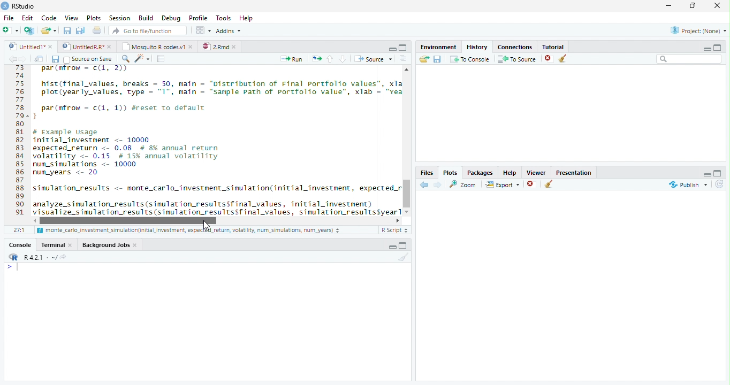 The height and width of the screenshot is (385, 730). What do you see at coordinates (706, 173) in the screenshot?
I see `Hide` at bounding box center [706, 173].